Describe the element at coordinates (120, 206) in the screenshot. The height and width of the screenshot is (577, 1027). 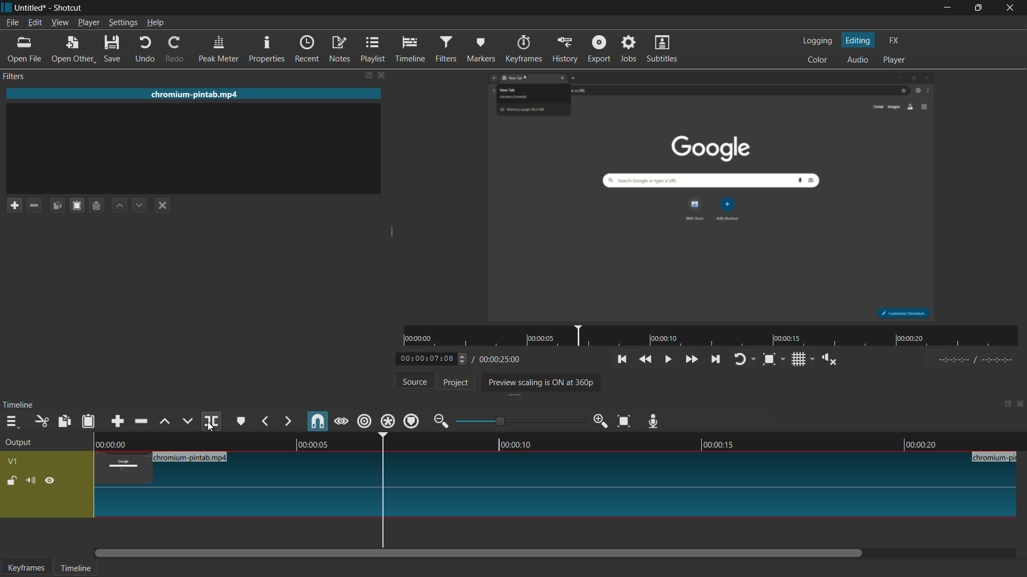
I see `move filter up` at that location.